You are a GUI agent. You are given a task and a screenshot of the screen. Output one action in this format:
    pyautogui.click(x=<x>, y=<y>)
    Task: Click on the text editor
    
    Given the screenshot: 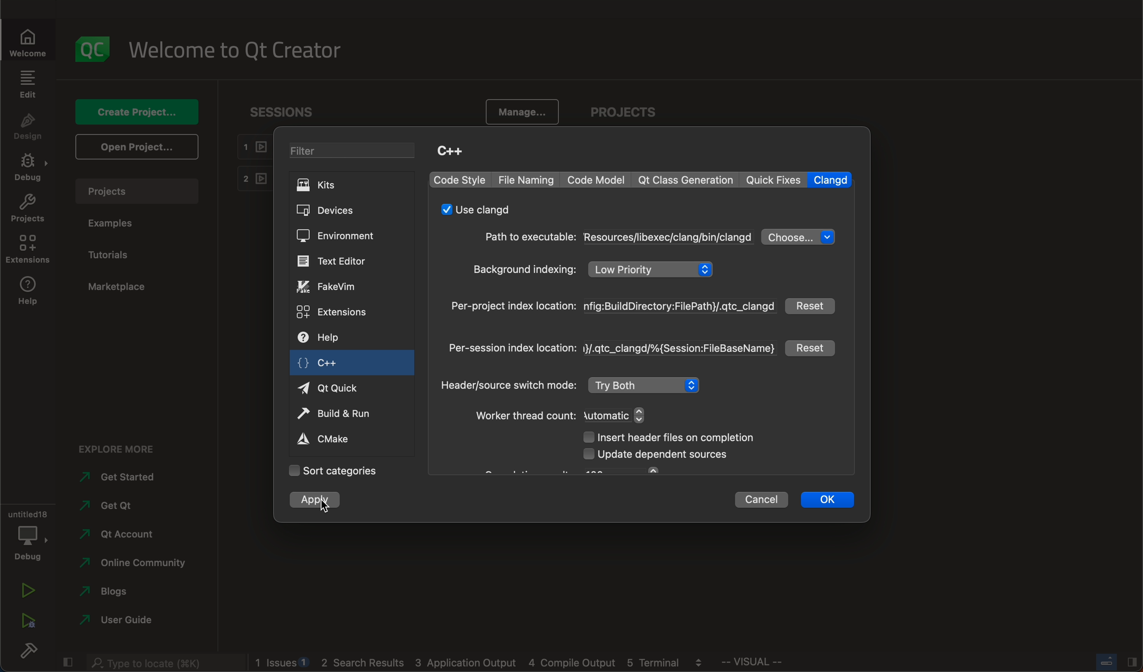 What is the action you would take?
    pyautogui.click(x=345, y=262)
    